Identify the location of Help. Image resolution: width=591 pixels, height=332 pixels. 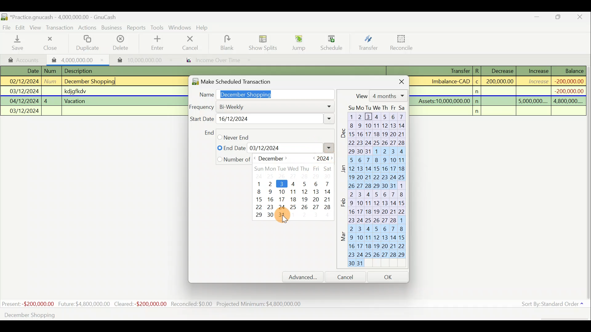
(204, 28).